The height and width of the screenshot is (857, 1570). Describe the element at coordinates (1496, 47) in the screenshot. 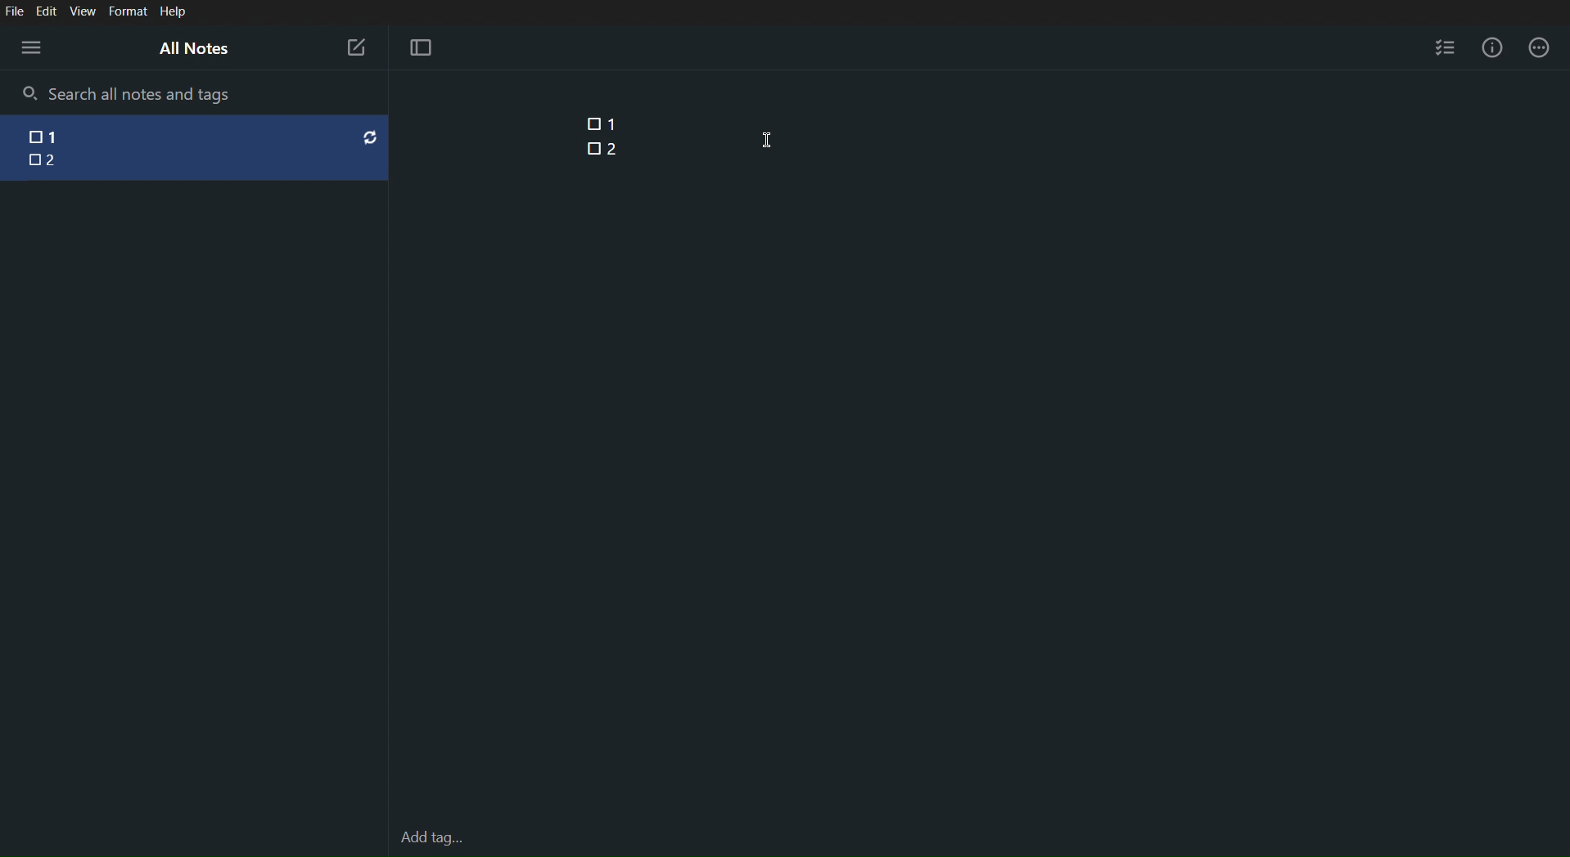

I see `Info` at that location.